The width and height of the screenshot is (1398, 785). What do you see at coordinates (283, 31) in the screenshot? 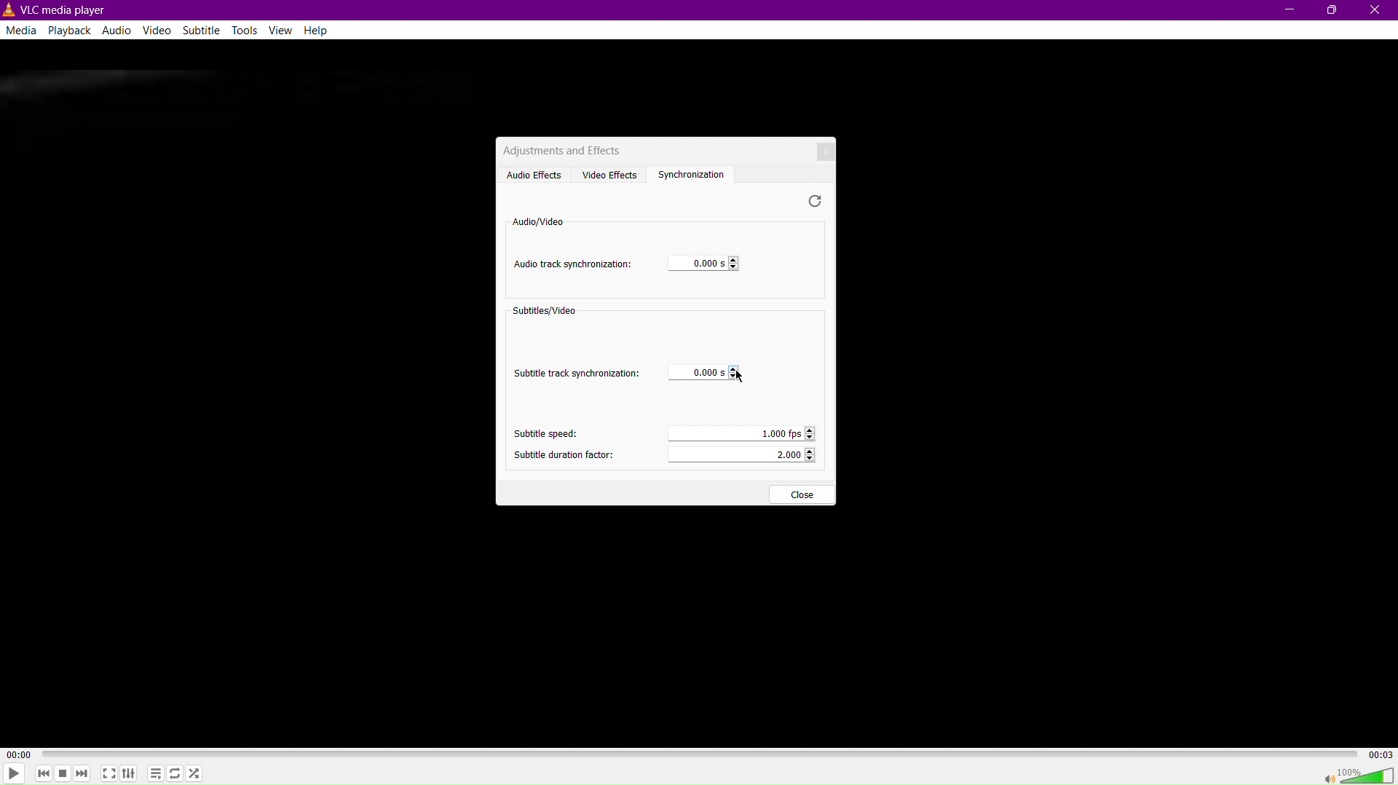
I see `View` at bounding box center [283, 31].